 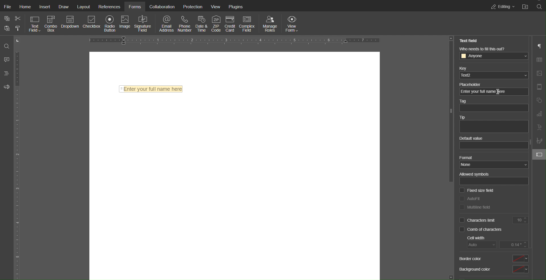 What do you see at coordinates (167, 24) in the screenshot?
I see `Email Address` at bounding box center [167, 24].